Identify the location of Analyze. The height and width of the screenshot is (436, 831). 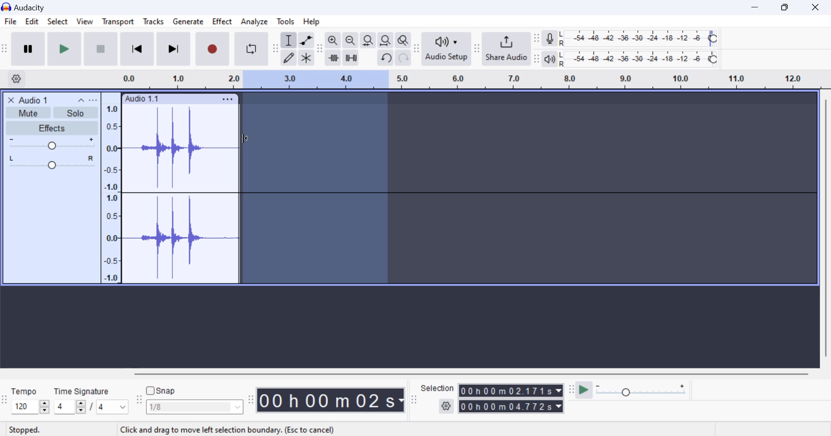
(254, 22).